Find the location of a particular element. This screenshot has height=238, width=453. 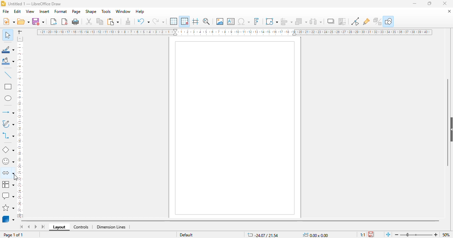

export is located at coordinates (54, 21).